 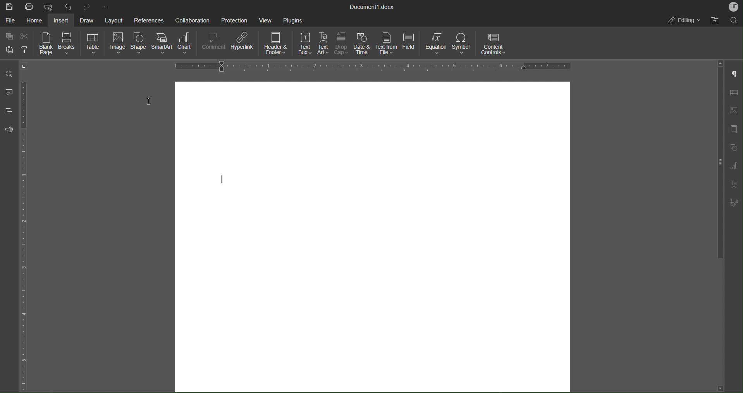 I want to click on Search, so click(x=736, y=21).